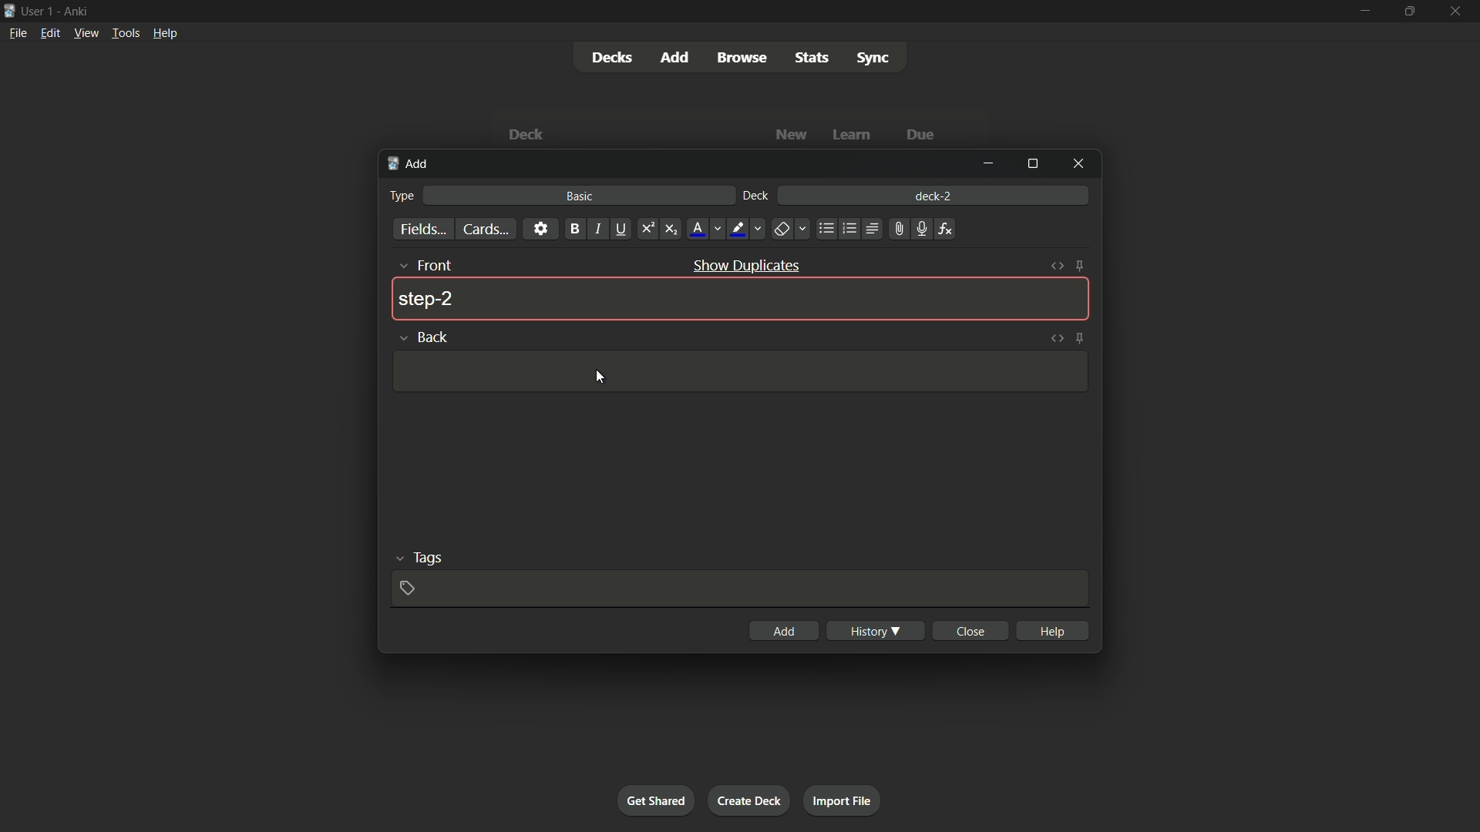 The image size is (1480, 832). I want to click on remove formatting, so click(790, 230).